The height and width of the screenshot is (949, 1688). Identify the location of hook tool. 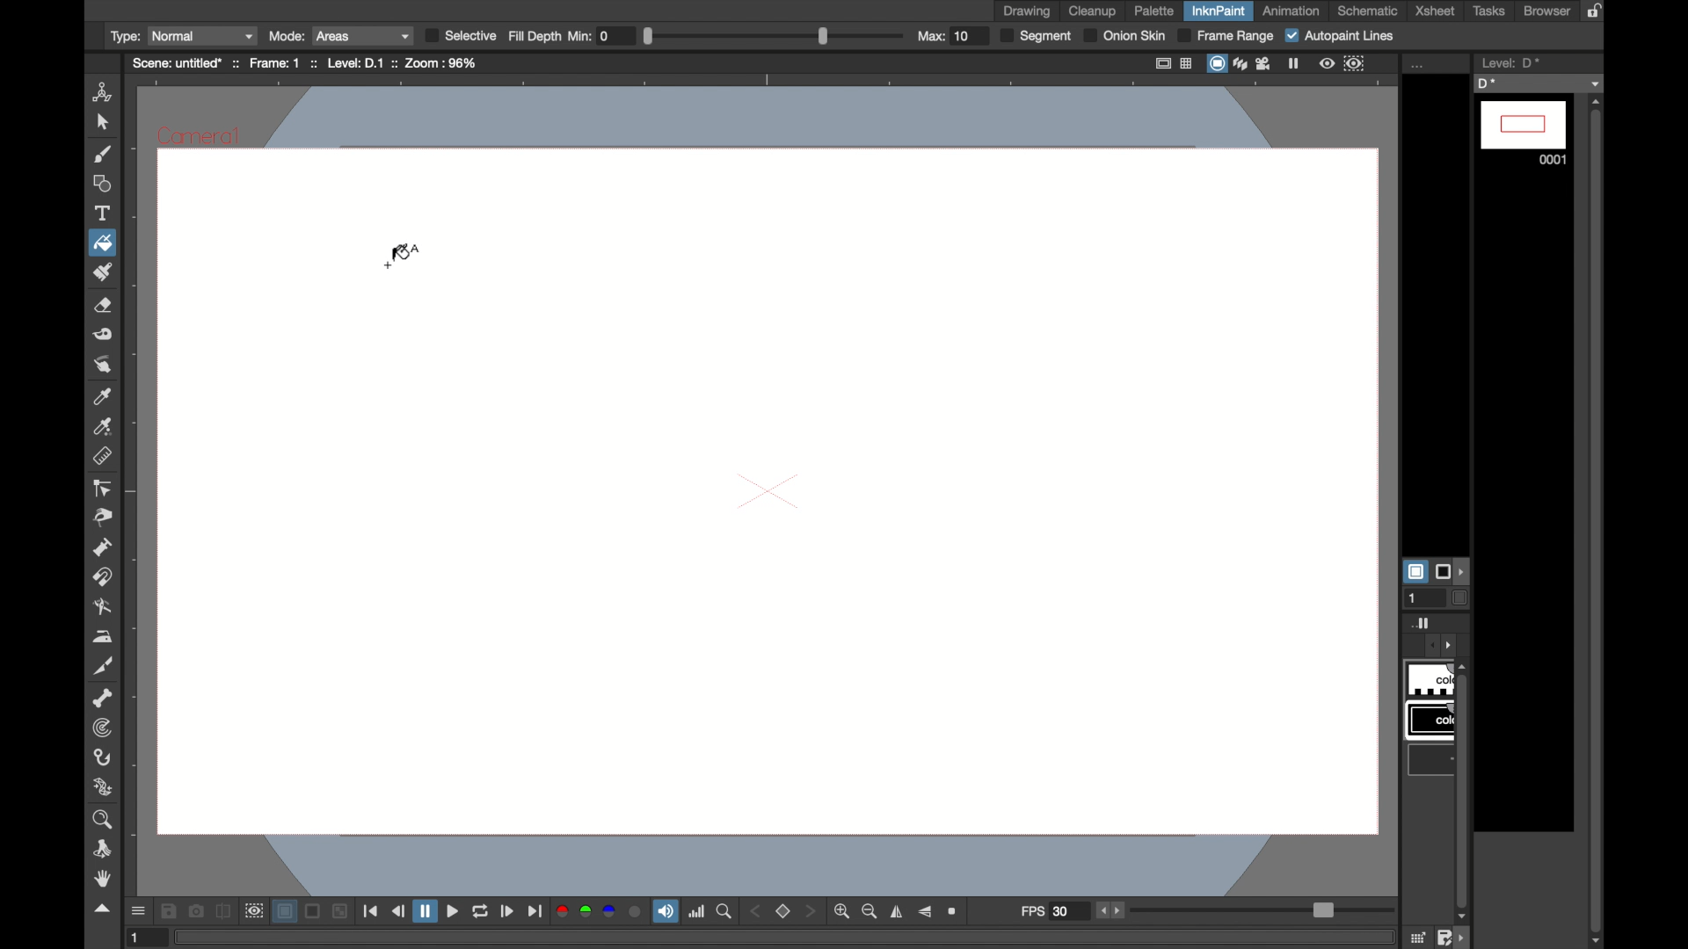
(101, 757).